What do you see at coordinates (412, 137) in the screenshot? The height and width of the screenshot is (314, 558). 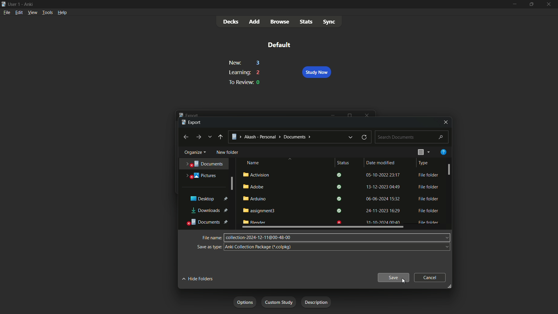 I see `search documents` at bounding box center [412, 137].